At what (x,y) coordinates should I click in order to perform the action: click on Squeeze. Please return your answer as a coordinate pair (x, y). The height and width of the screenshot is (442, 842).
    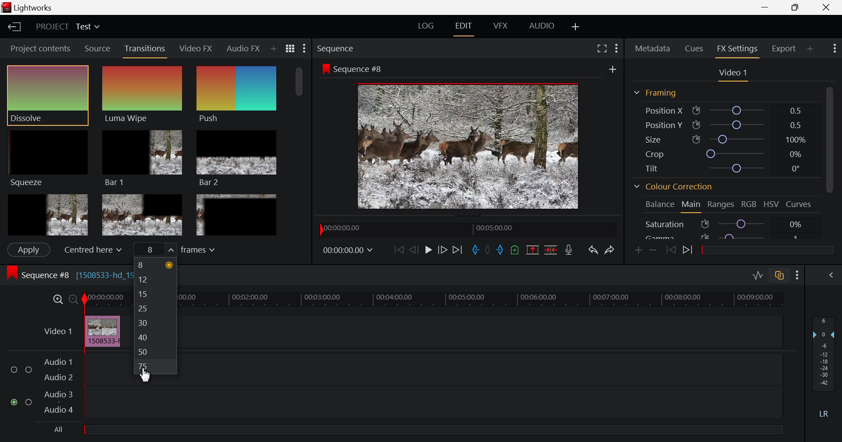
    Looking at the image, I should click on (48, 158).